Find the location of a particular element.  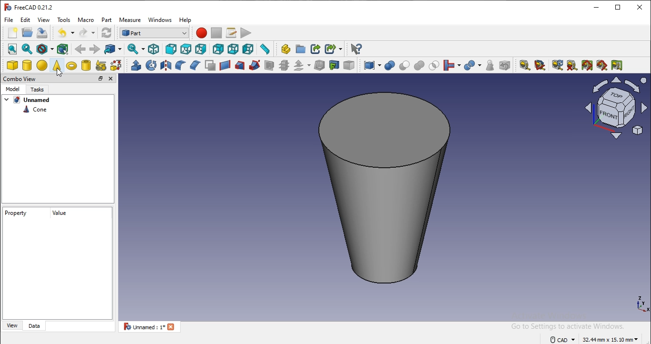

torus is located at coordinates (71, 66).